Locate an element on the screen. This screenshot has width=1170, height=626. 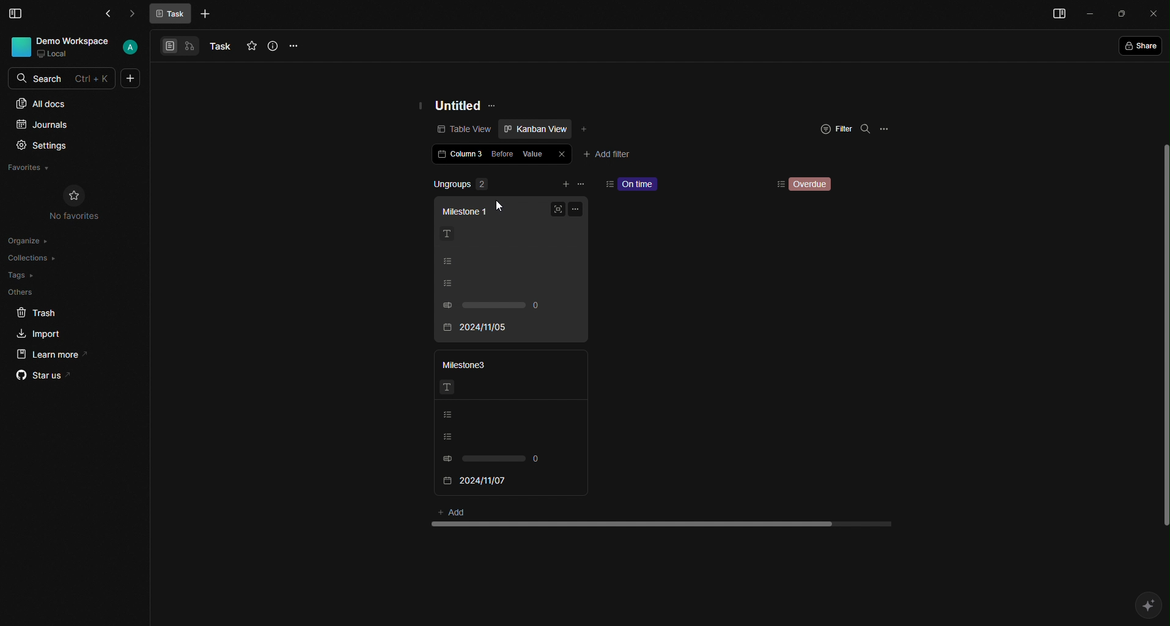
Text is located at coordinates (457, 234).